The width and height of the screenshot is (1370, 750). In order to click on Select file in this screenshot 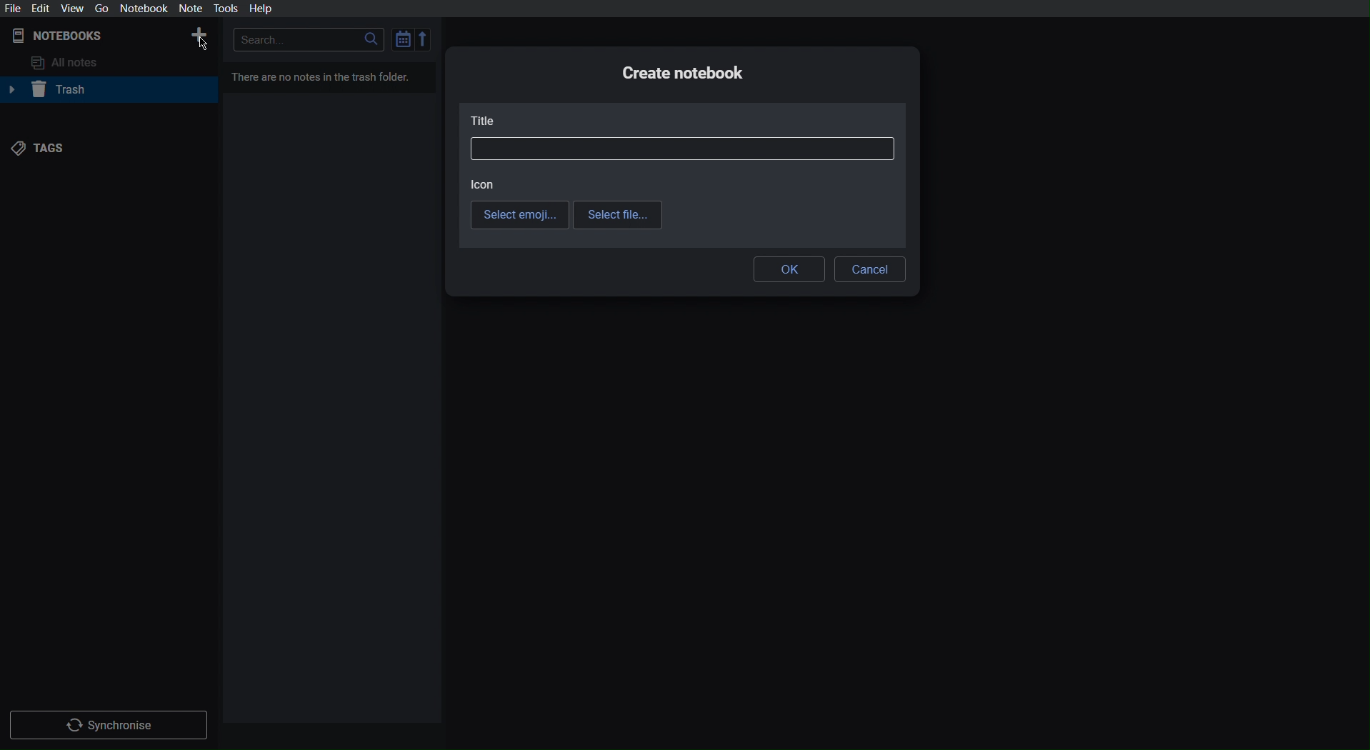, I will do `click(617, 215)`.